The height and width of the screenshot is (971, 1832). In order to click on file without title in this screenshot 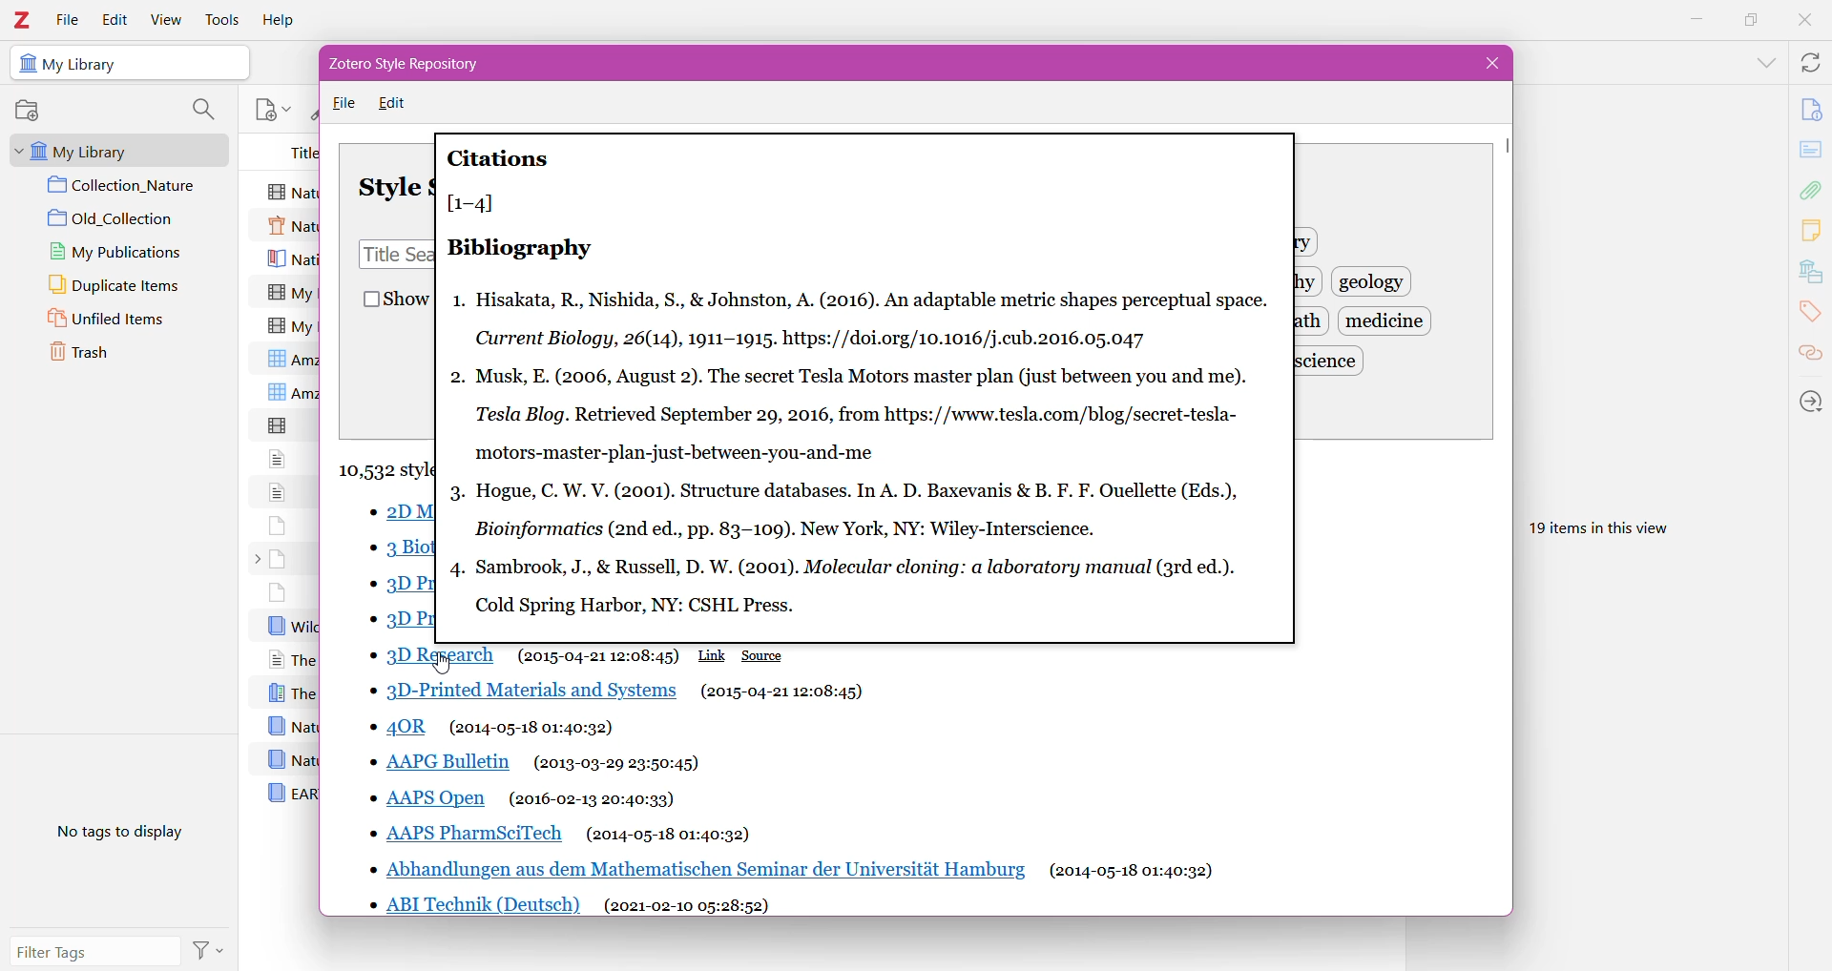, I will do `click(278, 524)`.